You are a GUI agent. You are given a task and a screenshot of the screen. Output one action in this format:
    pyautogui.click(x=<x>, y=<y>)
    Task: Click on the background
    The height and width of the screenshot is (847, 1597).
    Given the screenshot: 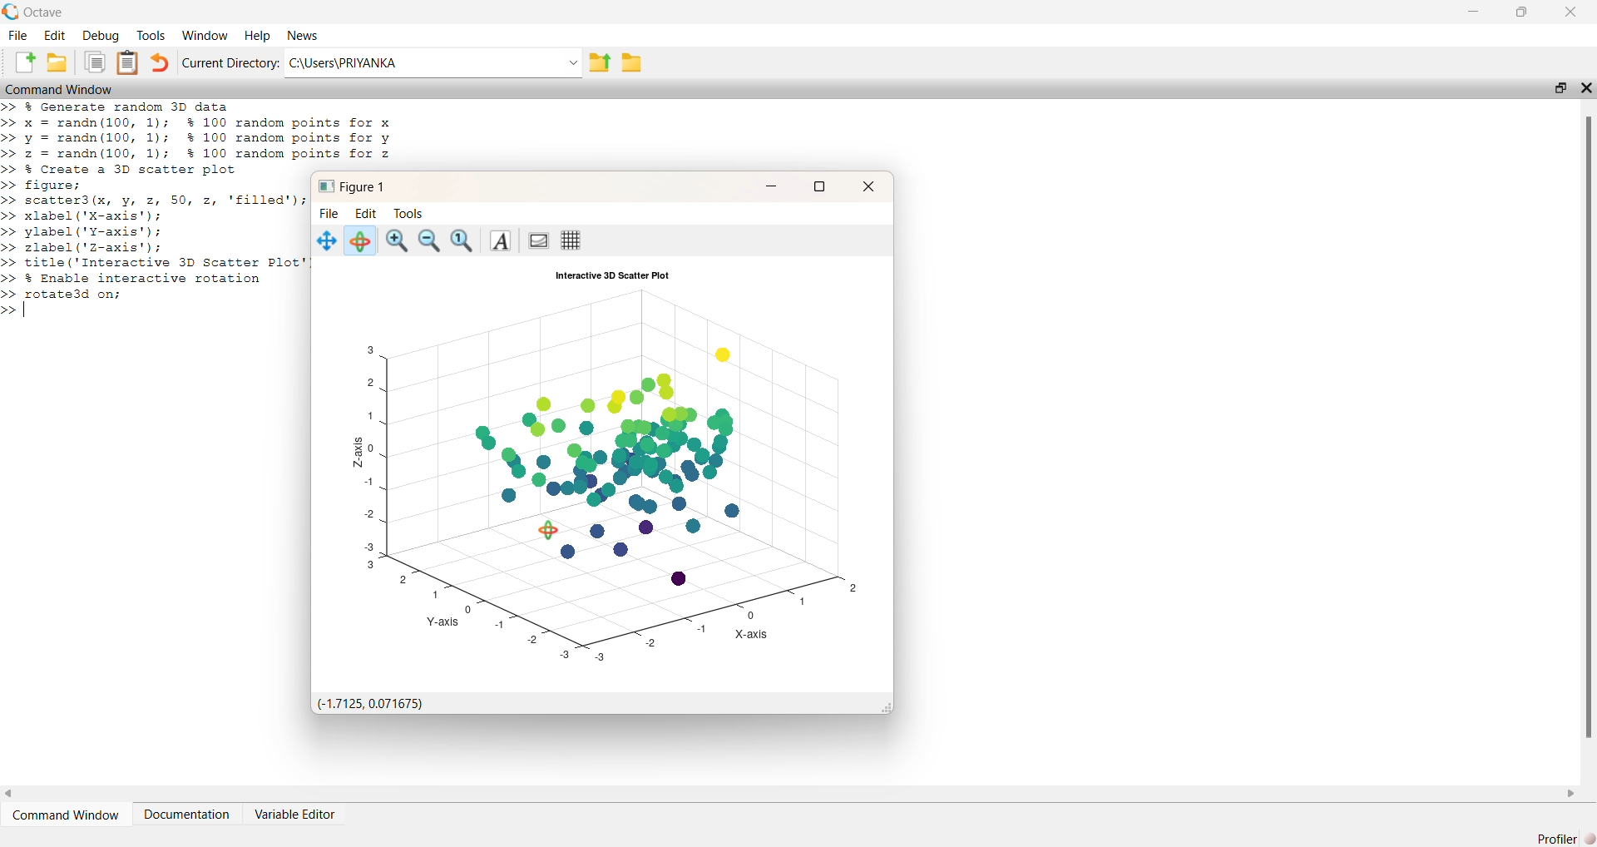 What is the action you would take?
    pyautogui.click(x=536, y=241)
    